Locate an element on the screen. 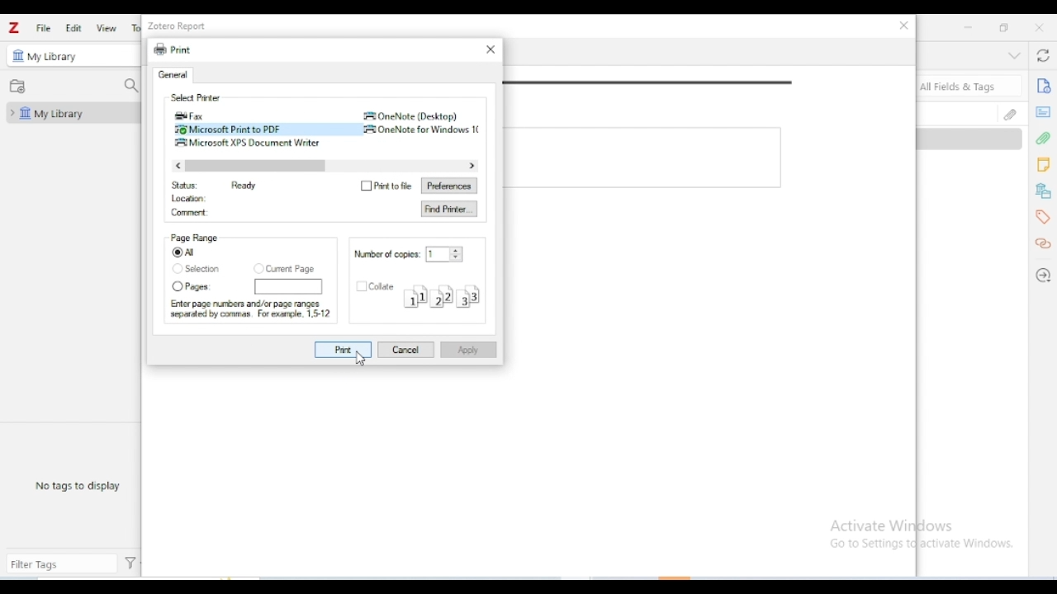 The image size is (1057, 594). apply is located at coordinates (469, 351).